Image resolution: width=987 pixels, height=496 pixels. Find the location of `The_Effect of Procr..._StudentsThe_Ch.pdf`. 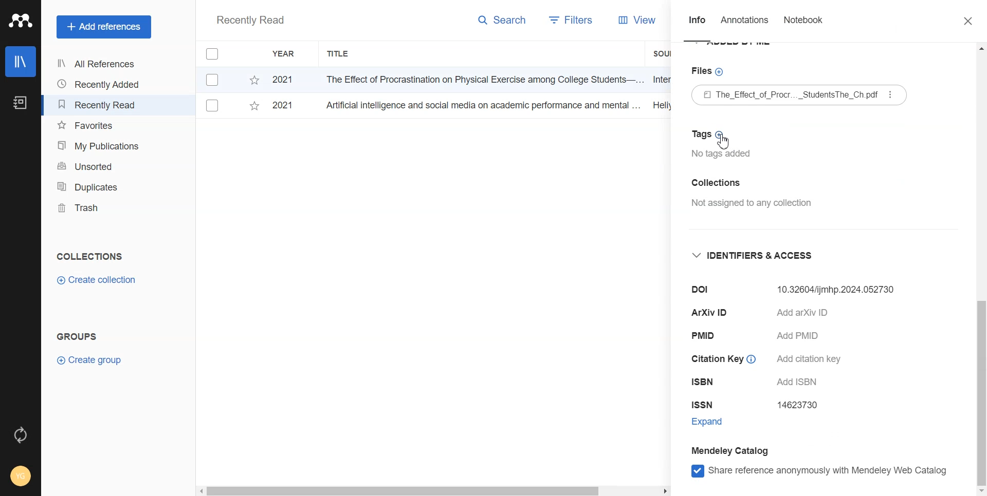

The_Effect of Procr..._StudentsThe_Ch.pdf is located at coordinates (788, 96).